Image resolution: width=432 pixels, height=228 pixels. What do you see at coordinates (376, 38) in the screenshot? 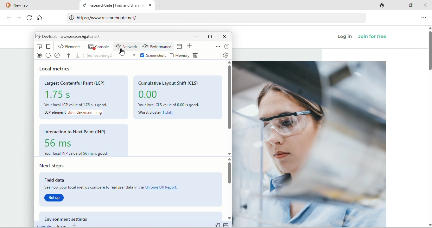
I see `join for free` at bounding box center [376, 38].